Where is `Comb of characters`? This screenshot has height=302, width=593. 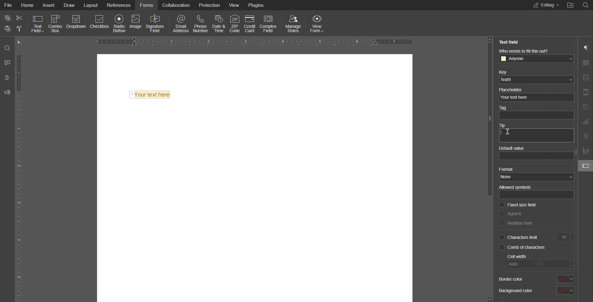
Comb of characters is located at coordinates (528, 248).